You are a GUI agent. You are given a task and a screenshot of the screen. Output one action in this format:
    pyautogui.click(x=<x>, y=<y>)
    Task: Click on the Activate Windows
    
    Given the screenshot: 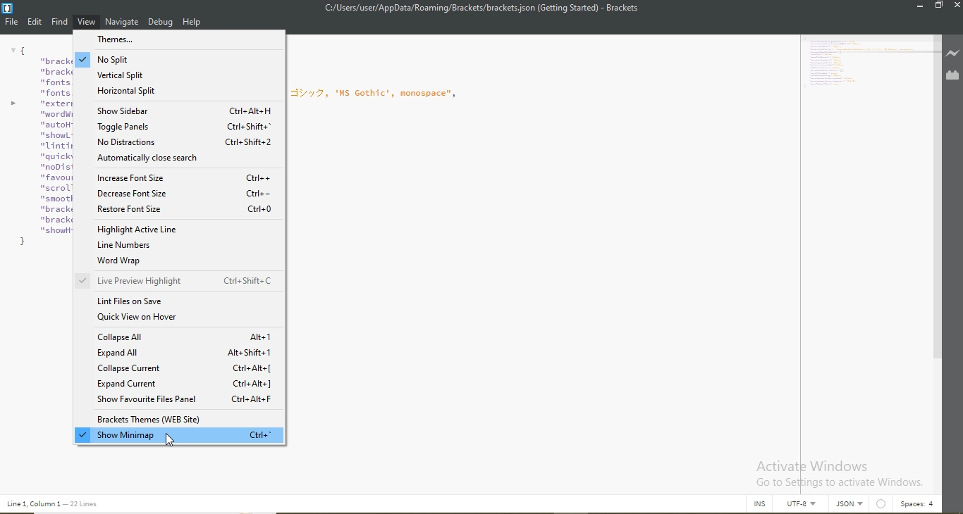 What is the action you would take?
    pyautogui.click(x=838, y=473)
    